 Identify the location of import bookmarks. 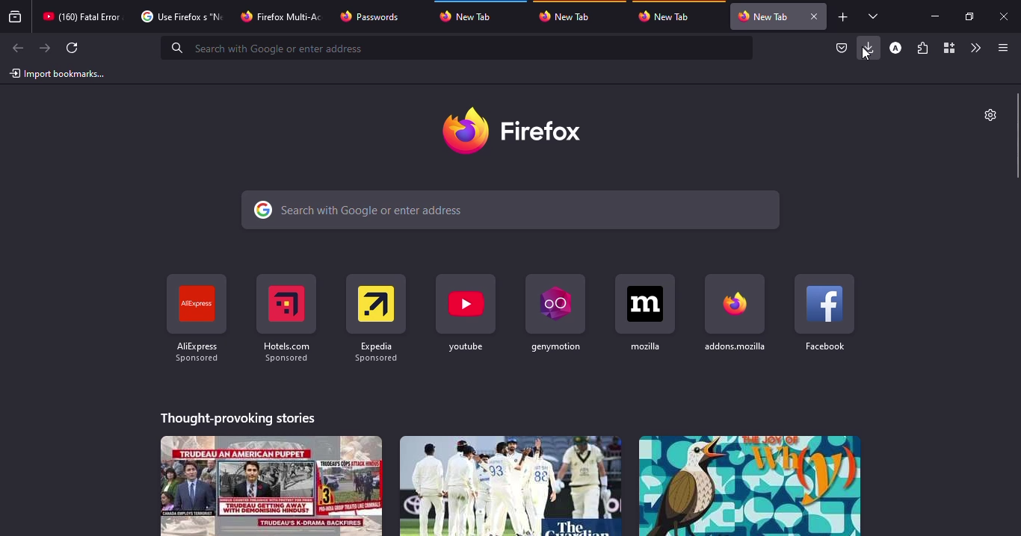
(58, 73).